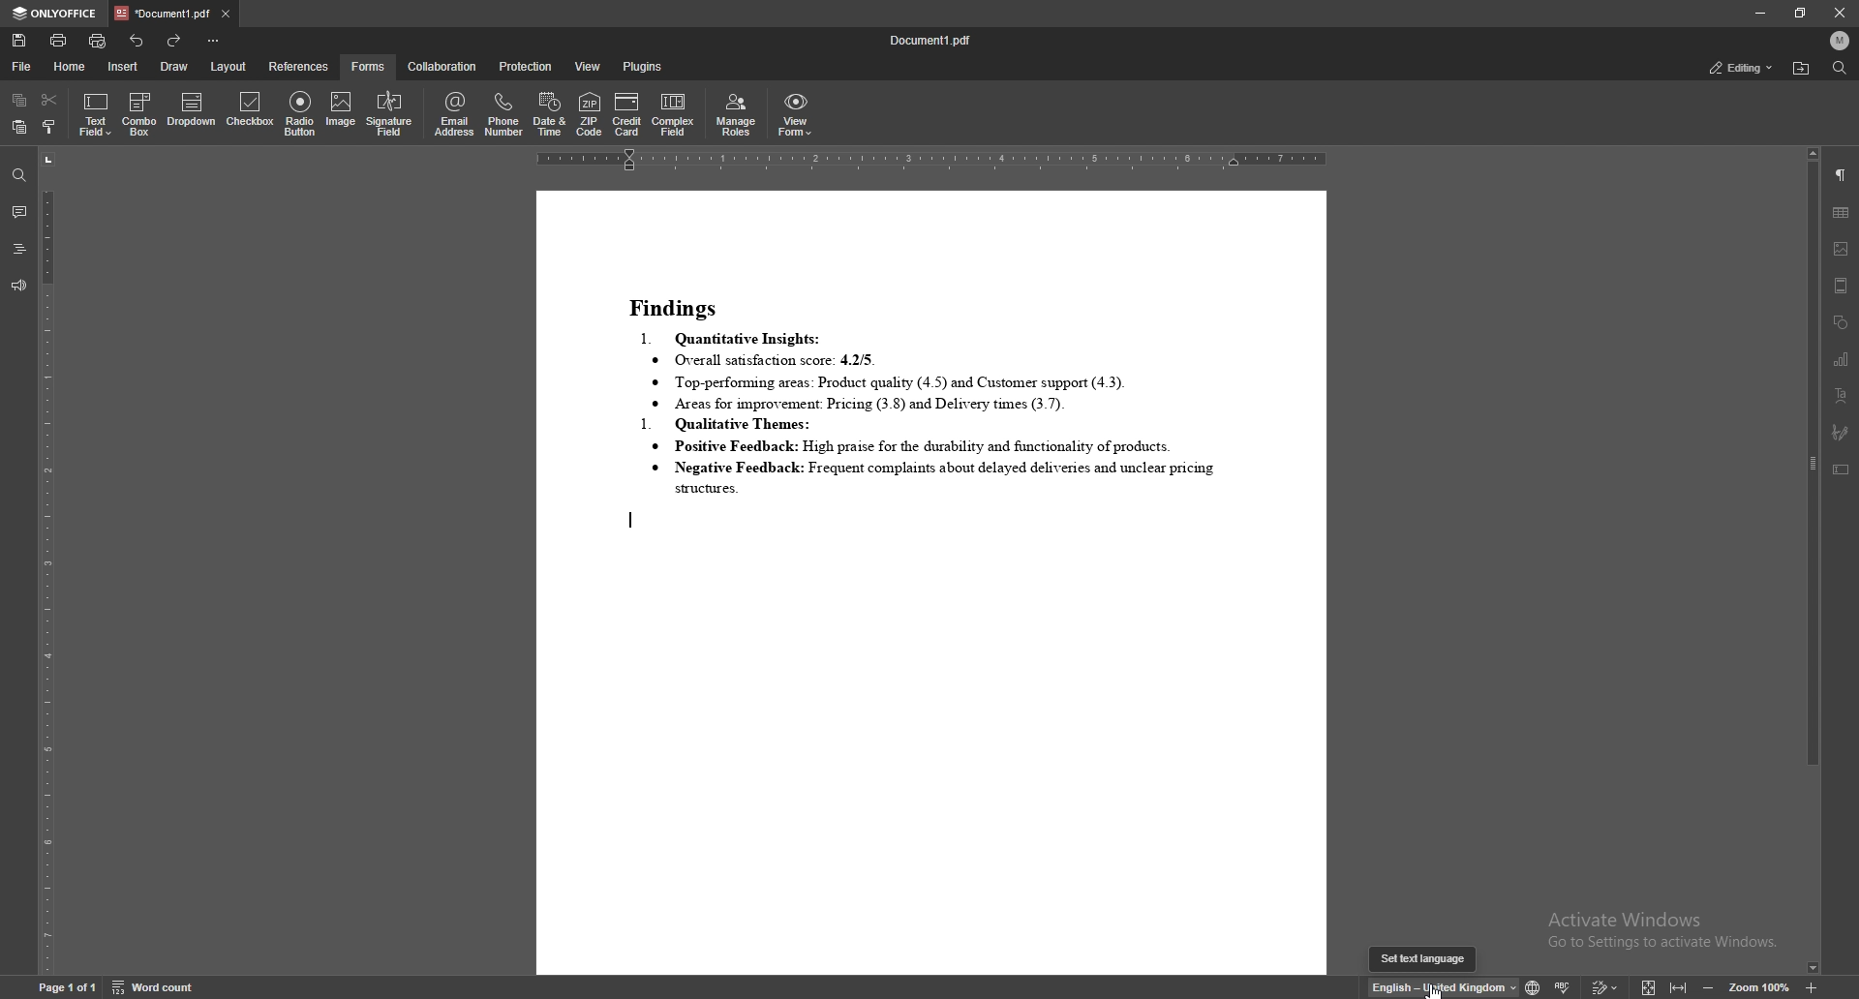 The width and height of the screenshot is (1859, 999). What do you see at coordinates (99, 41) in the screenshot?
I see `quick print` at bounding box center [99, 41].